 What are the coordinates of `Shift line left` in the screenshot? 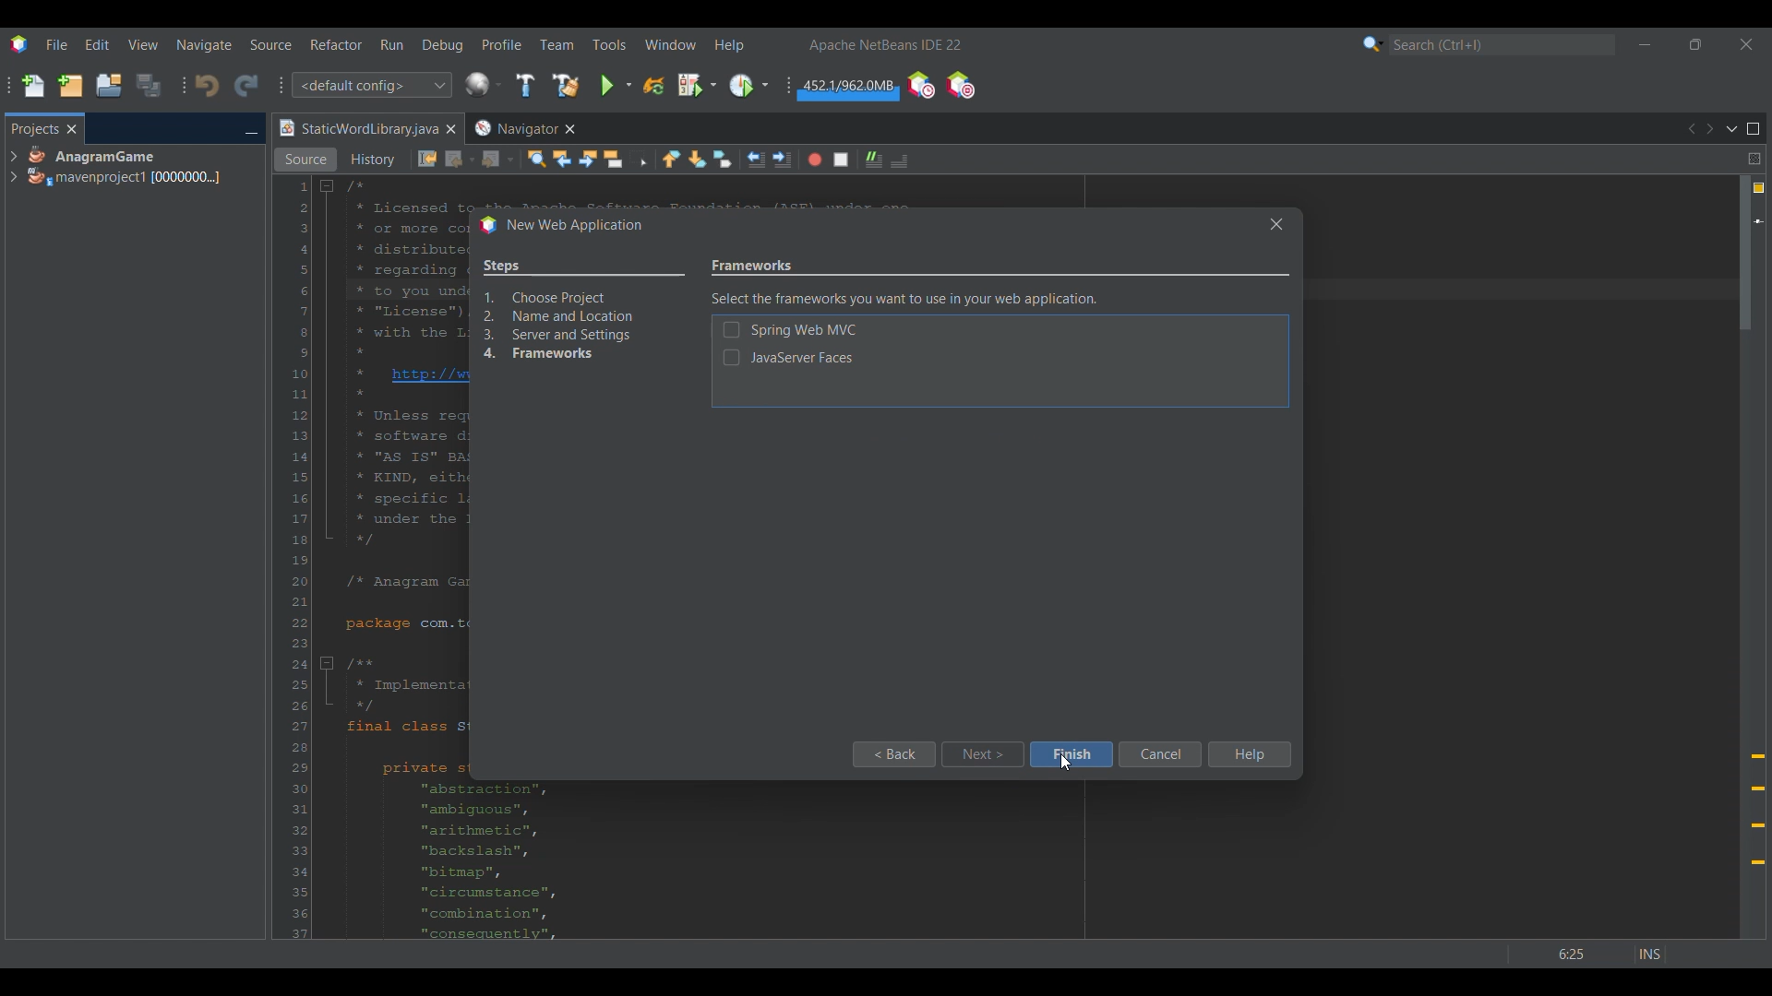 It's located at (756, 160).